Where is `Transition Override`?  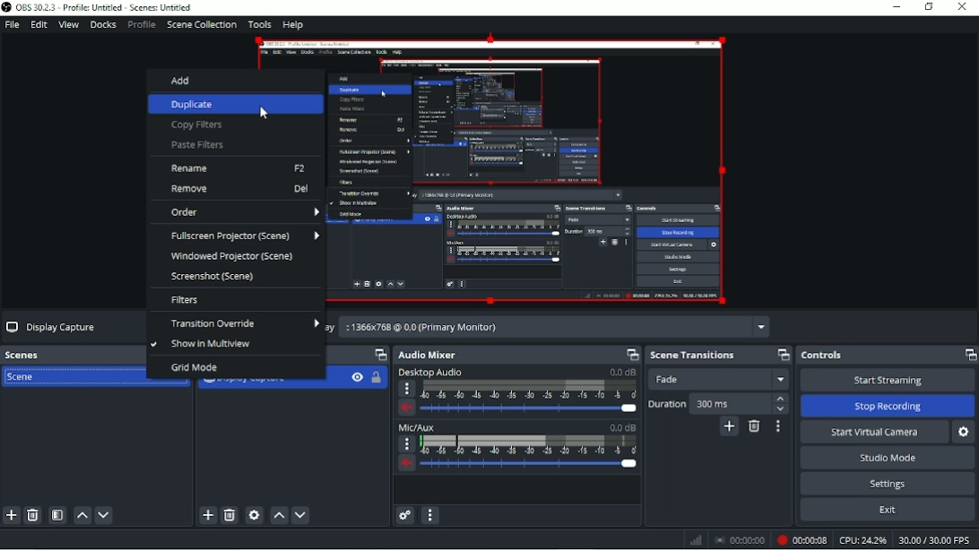 Transition Override is located at coordinates (245, 322).